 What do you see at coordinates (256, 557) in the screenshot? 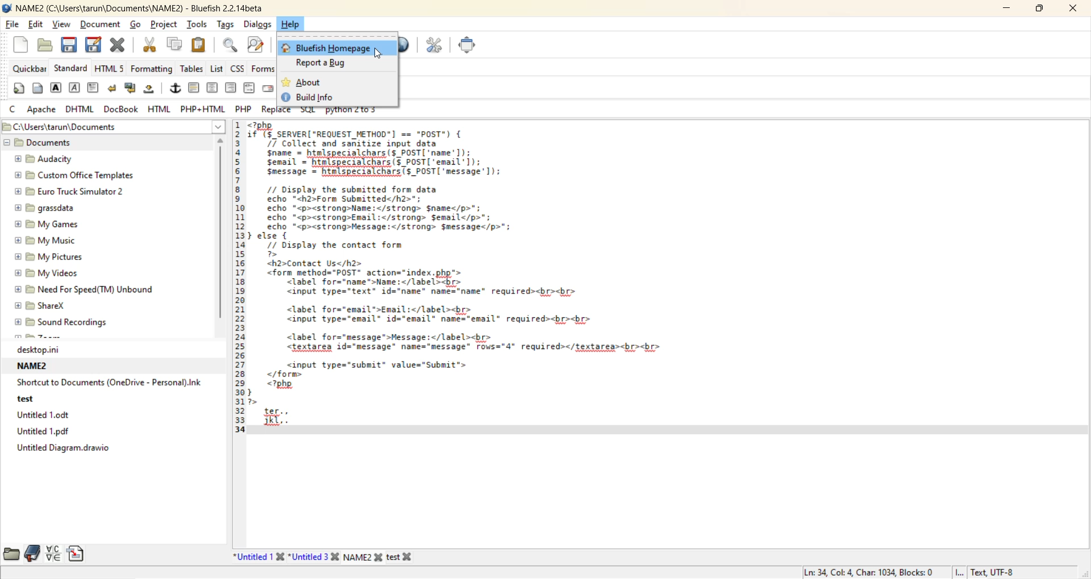
I see `Untitled 138` at bounding box center [256, 557].